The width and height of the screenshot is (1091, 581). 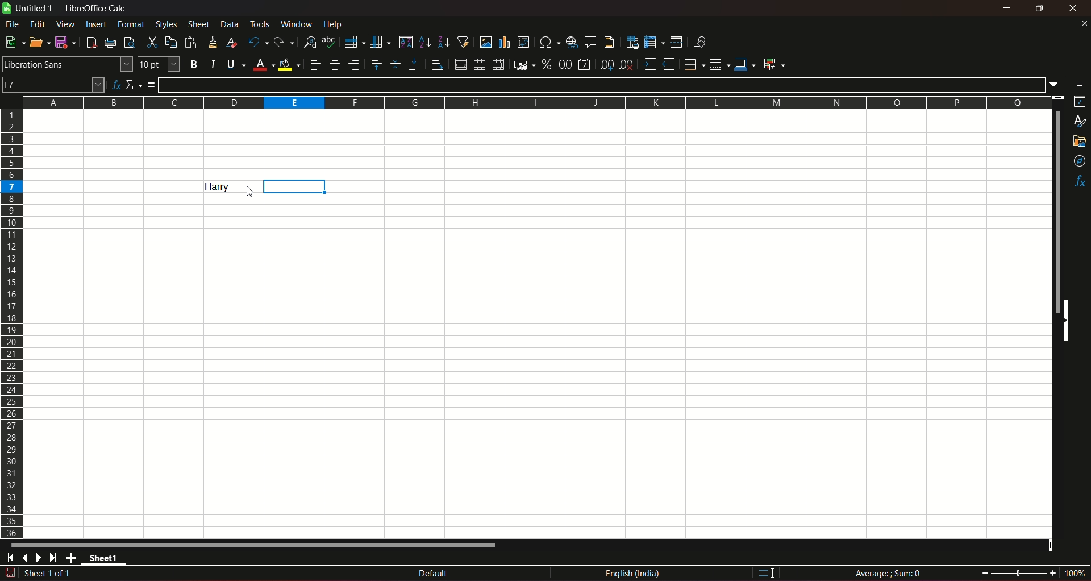 What do you see at coordinates (29, 9) in the screenshot?
I see `sheet name` at bounding box center [29, 9].